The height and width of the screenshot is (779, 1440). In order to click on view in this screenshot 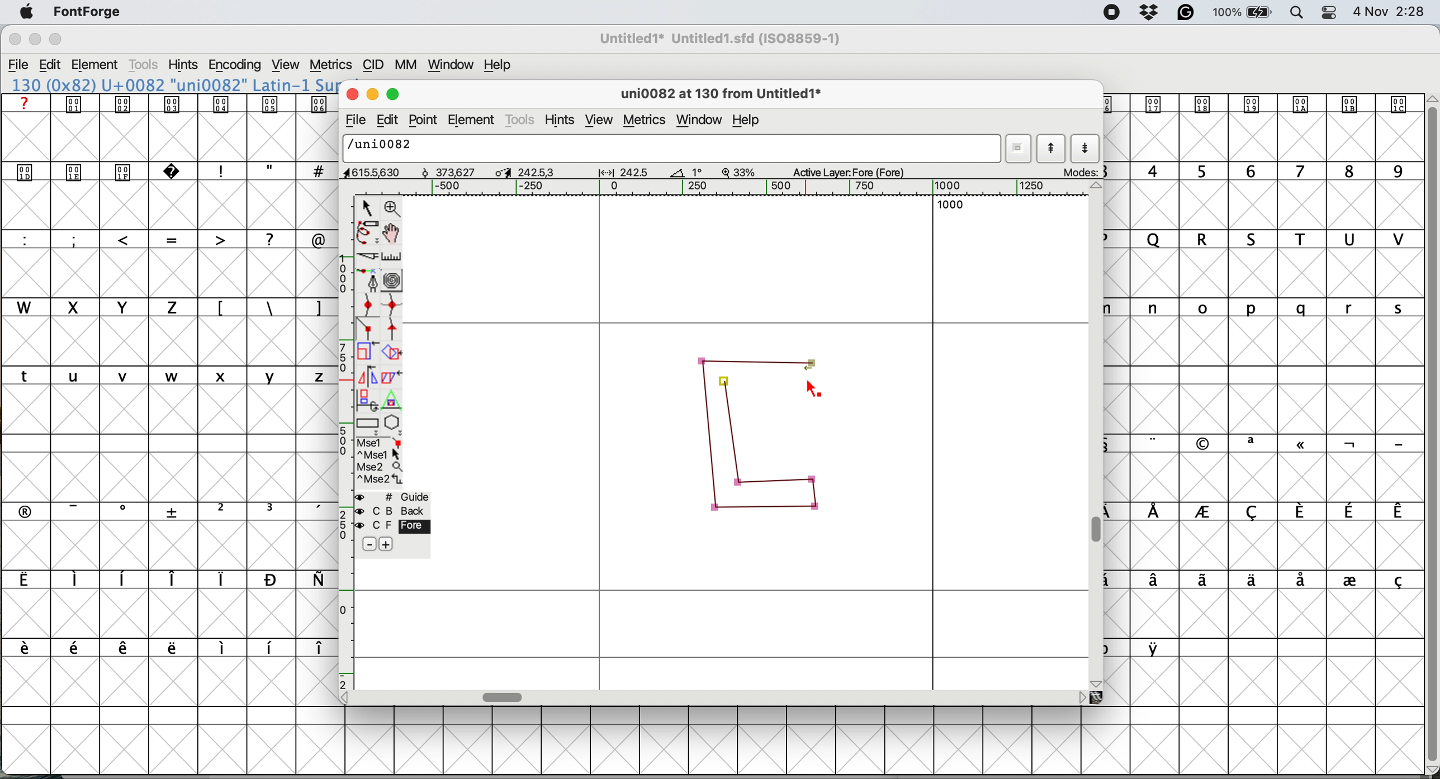, I will do `click(287, 65)`.